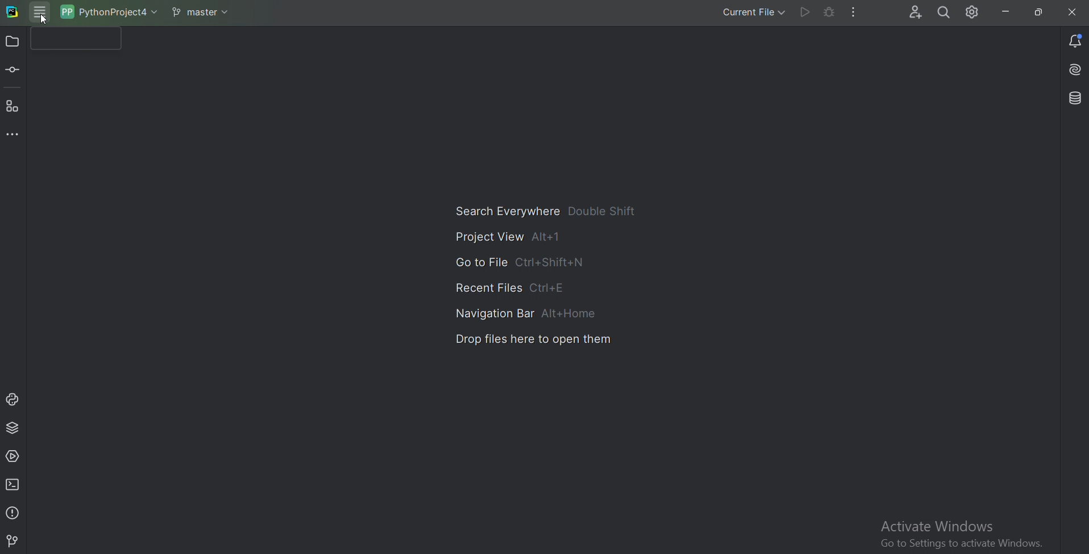 Image resolution: width=1089 pixels, height=554 pixels. Describe the element at coordinates (15, 484) in the screenshot. I see `Terminal` at that location.